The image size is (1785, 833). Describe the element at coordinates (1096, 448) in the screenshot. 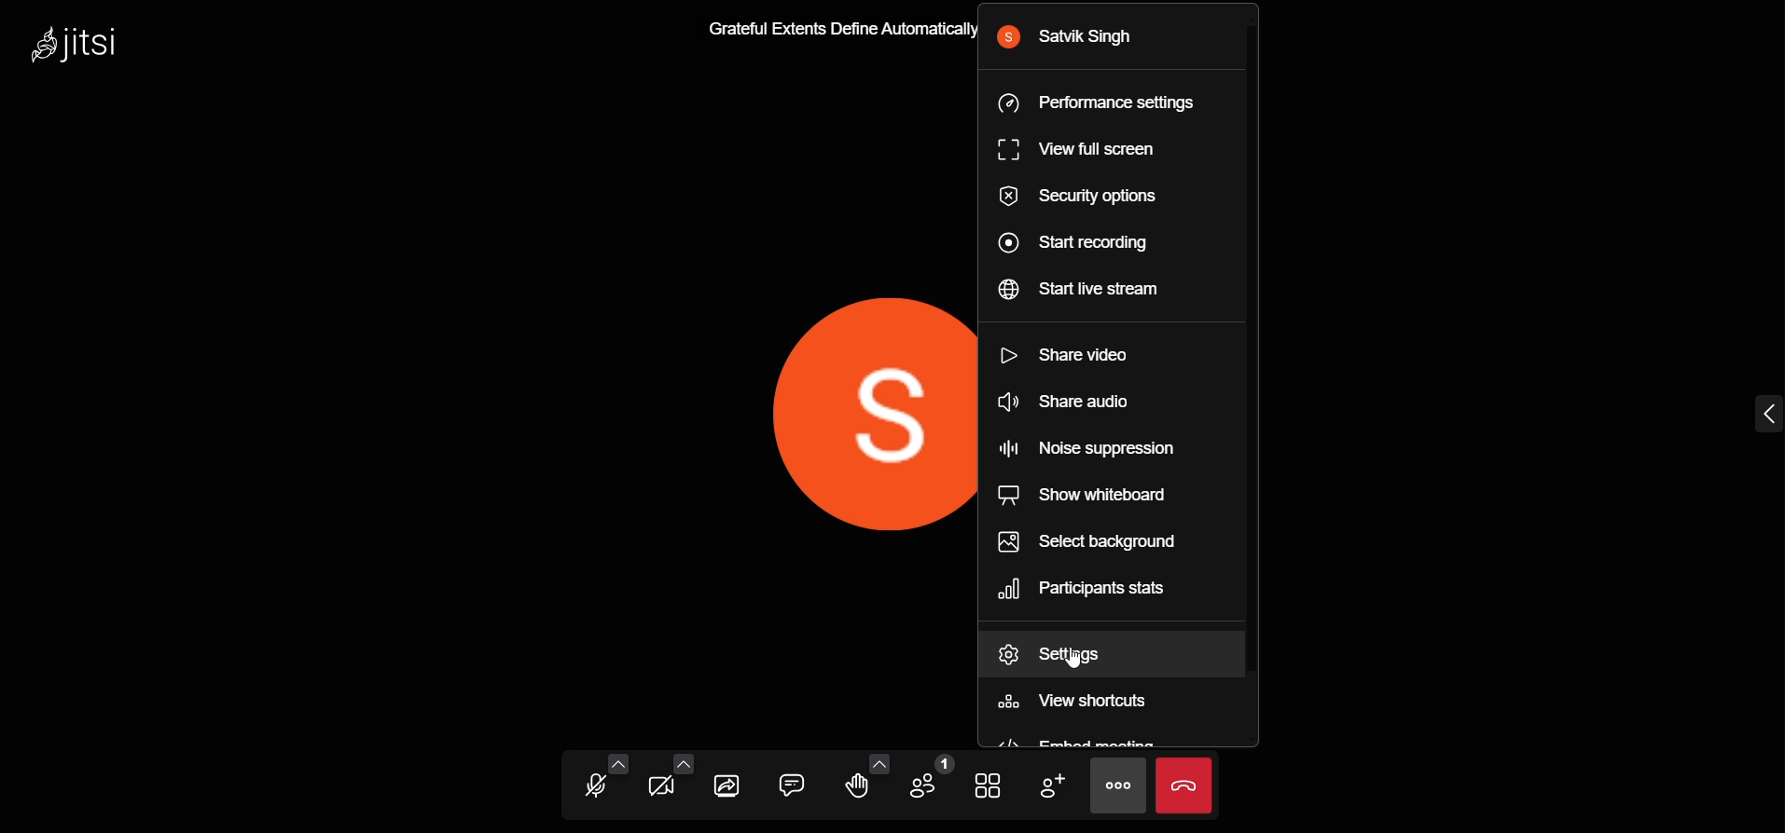

I see `noise suppression` at that location.